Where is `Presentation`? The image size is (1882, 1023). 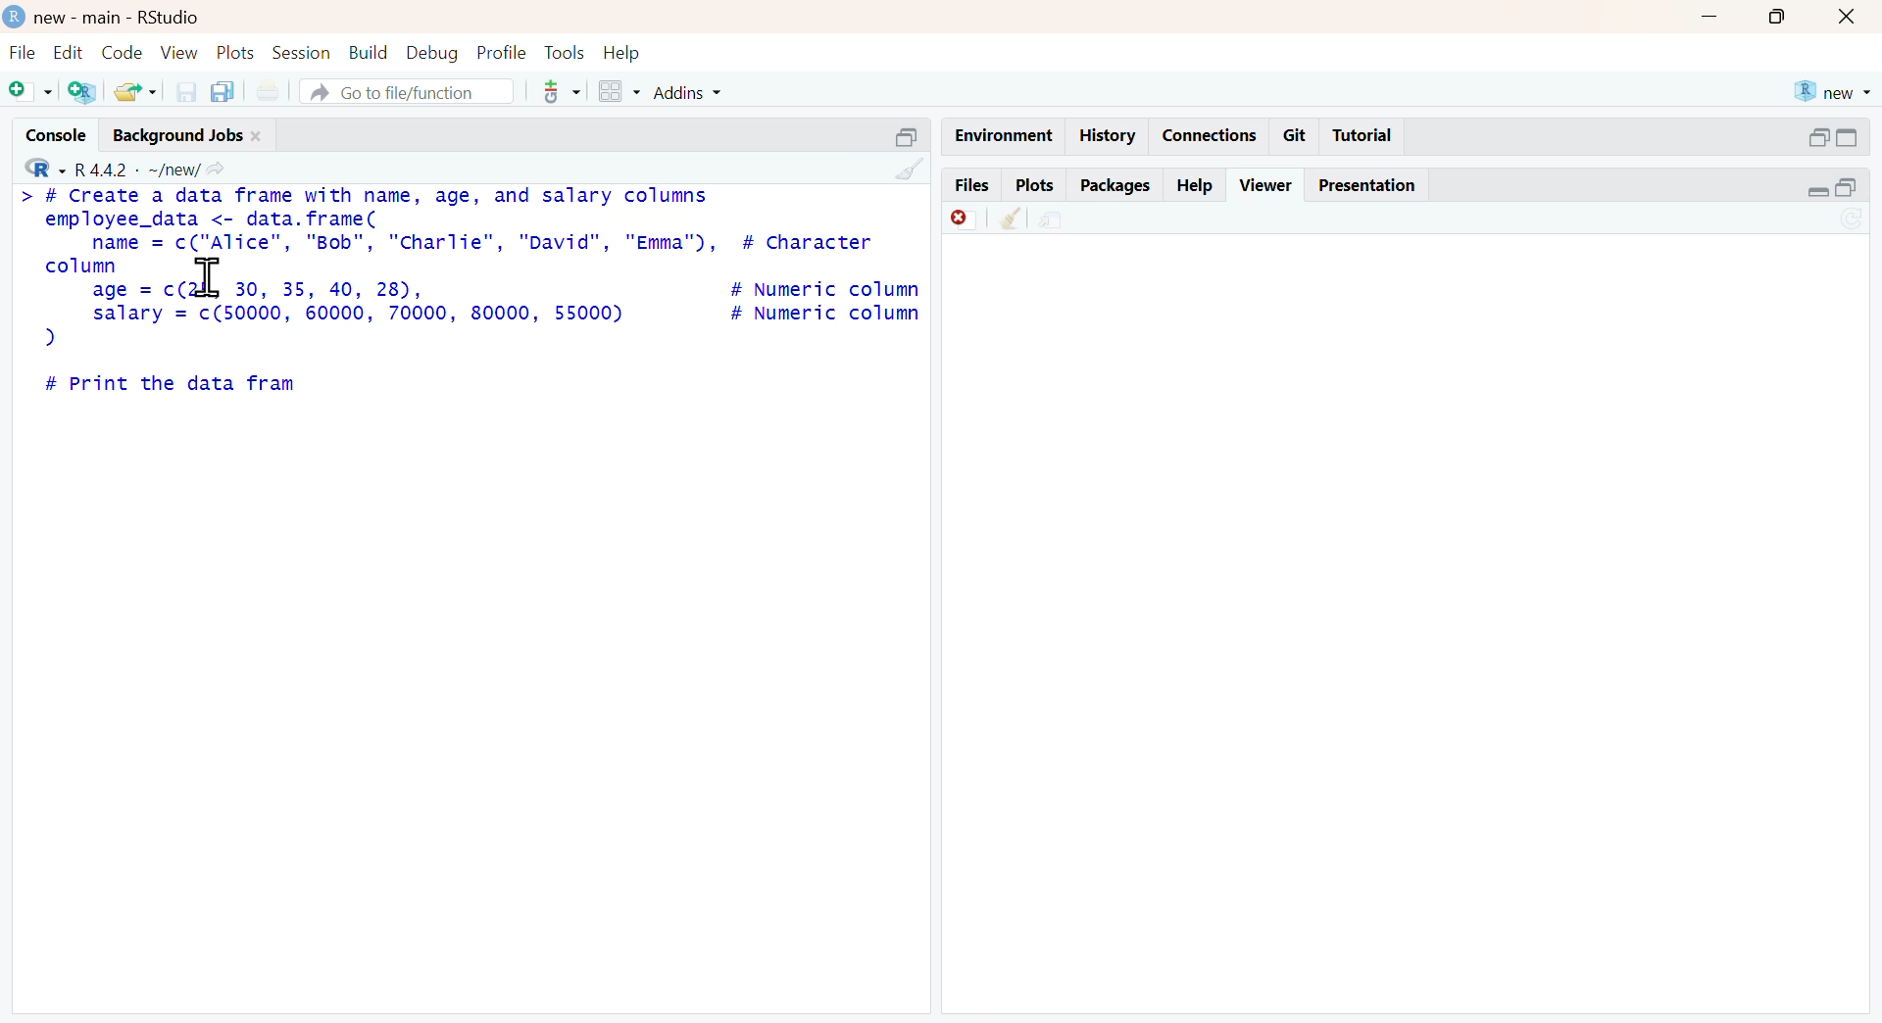 Presentation is located at coordinates (1367, 185).